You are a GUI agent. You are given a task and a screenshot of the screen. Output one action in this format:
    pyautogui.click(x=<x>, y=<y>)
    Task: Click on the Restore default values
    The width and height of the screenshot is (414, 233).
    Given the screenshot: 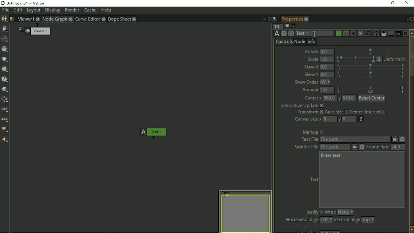 What is the action you would take?
    pyautogui.click(x=369, y=33)
    